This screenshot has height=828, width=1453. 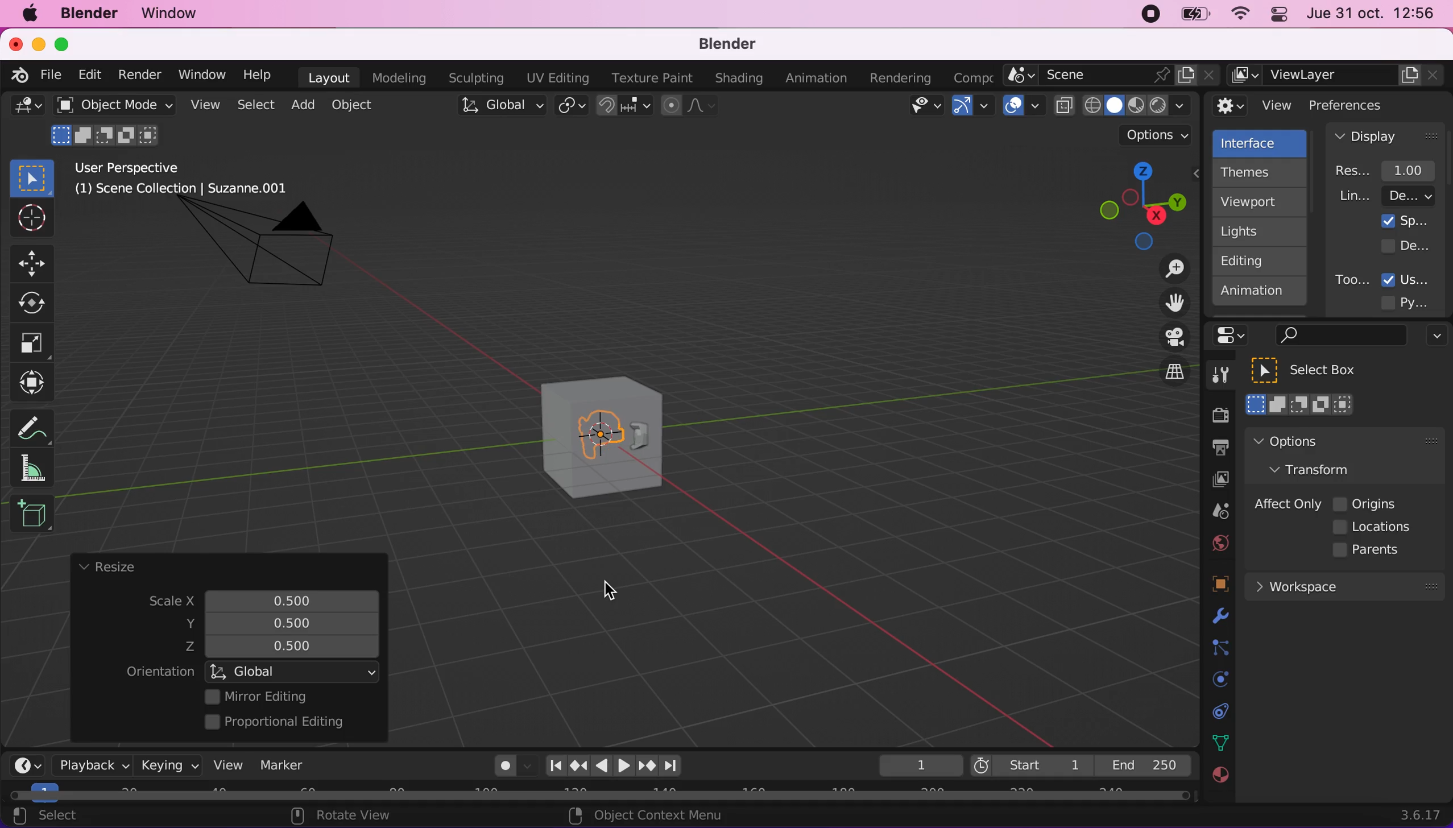 I want to click on object mode, so click(x=111, y=105).